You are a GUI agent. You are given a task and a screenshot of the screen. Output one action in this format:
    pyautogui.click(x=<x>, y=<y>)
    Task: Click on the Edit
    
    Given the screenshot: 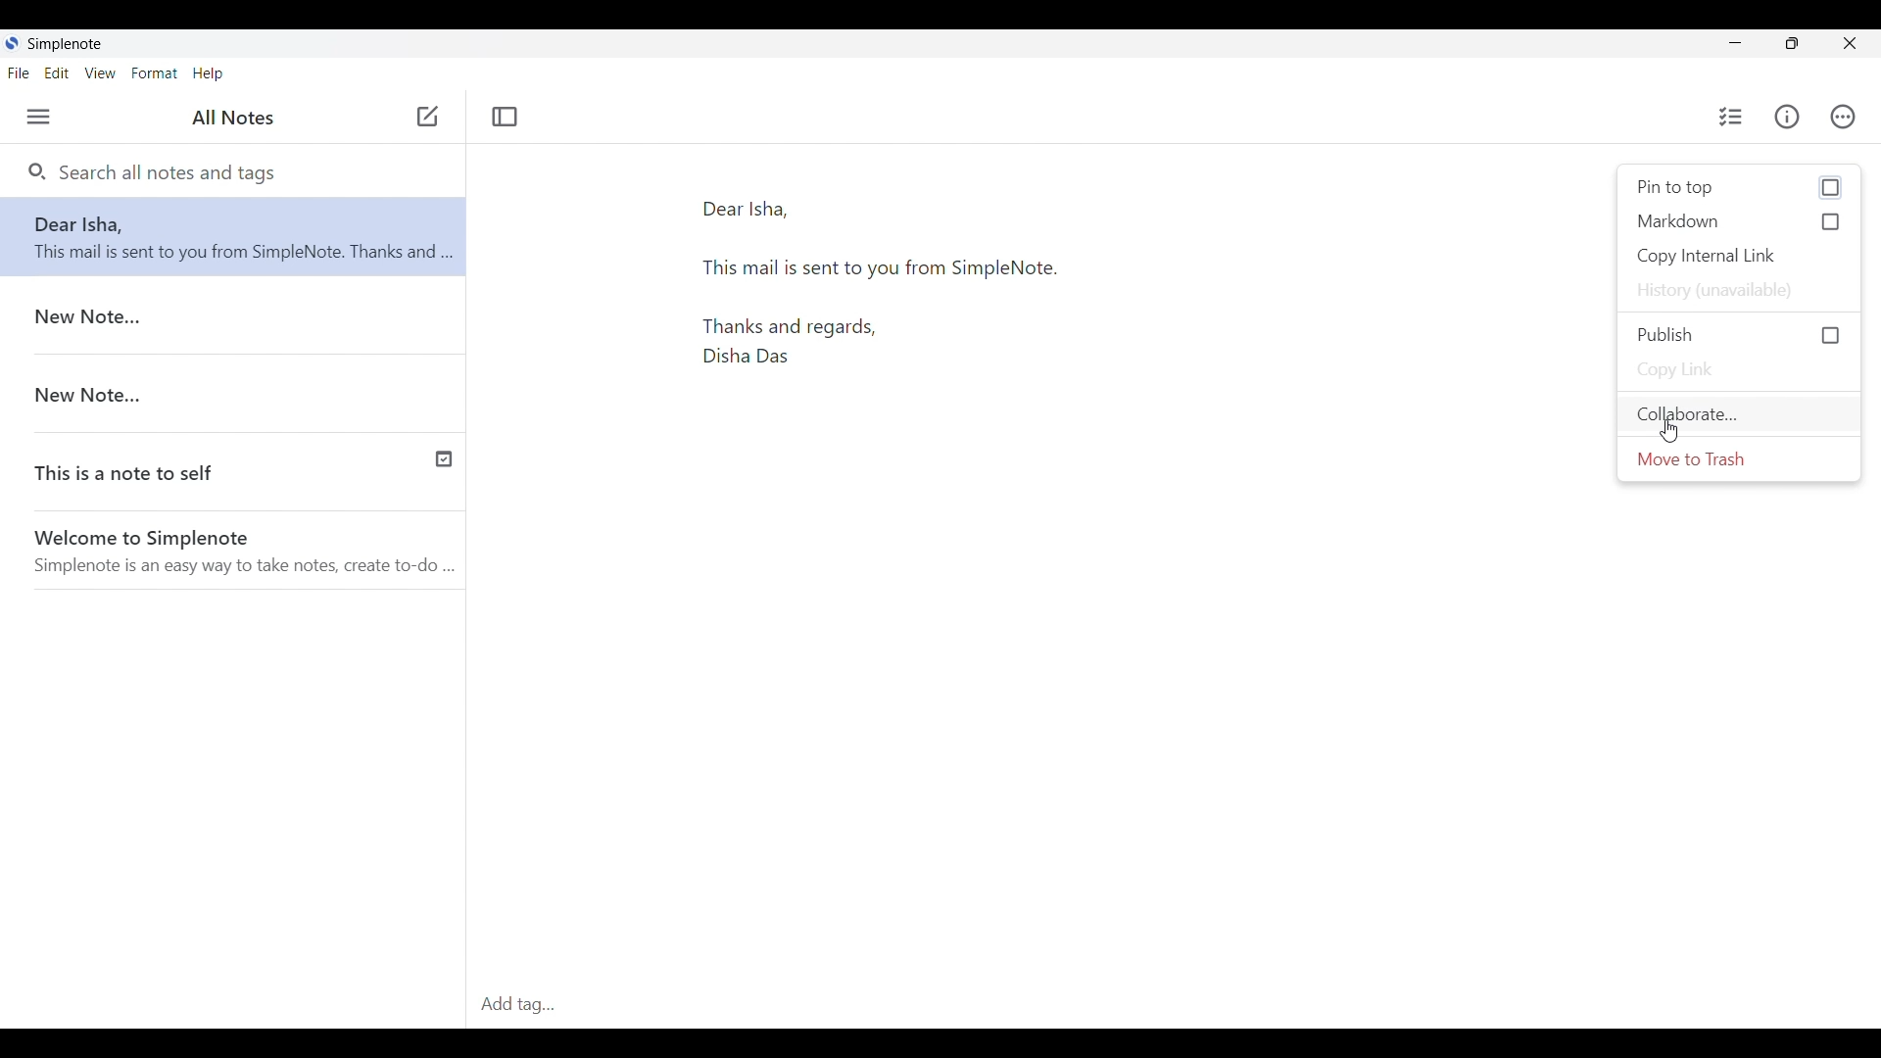 What is the action you would take?
    pyautogui.click(x=57, y=72)
    